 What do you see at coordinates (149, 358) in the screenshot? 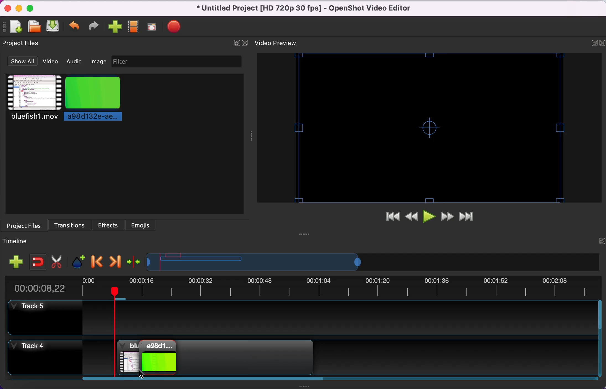
I see `picture in picture` at bounding box center [149, 358].